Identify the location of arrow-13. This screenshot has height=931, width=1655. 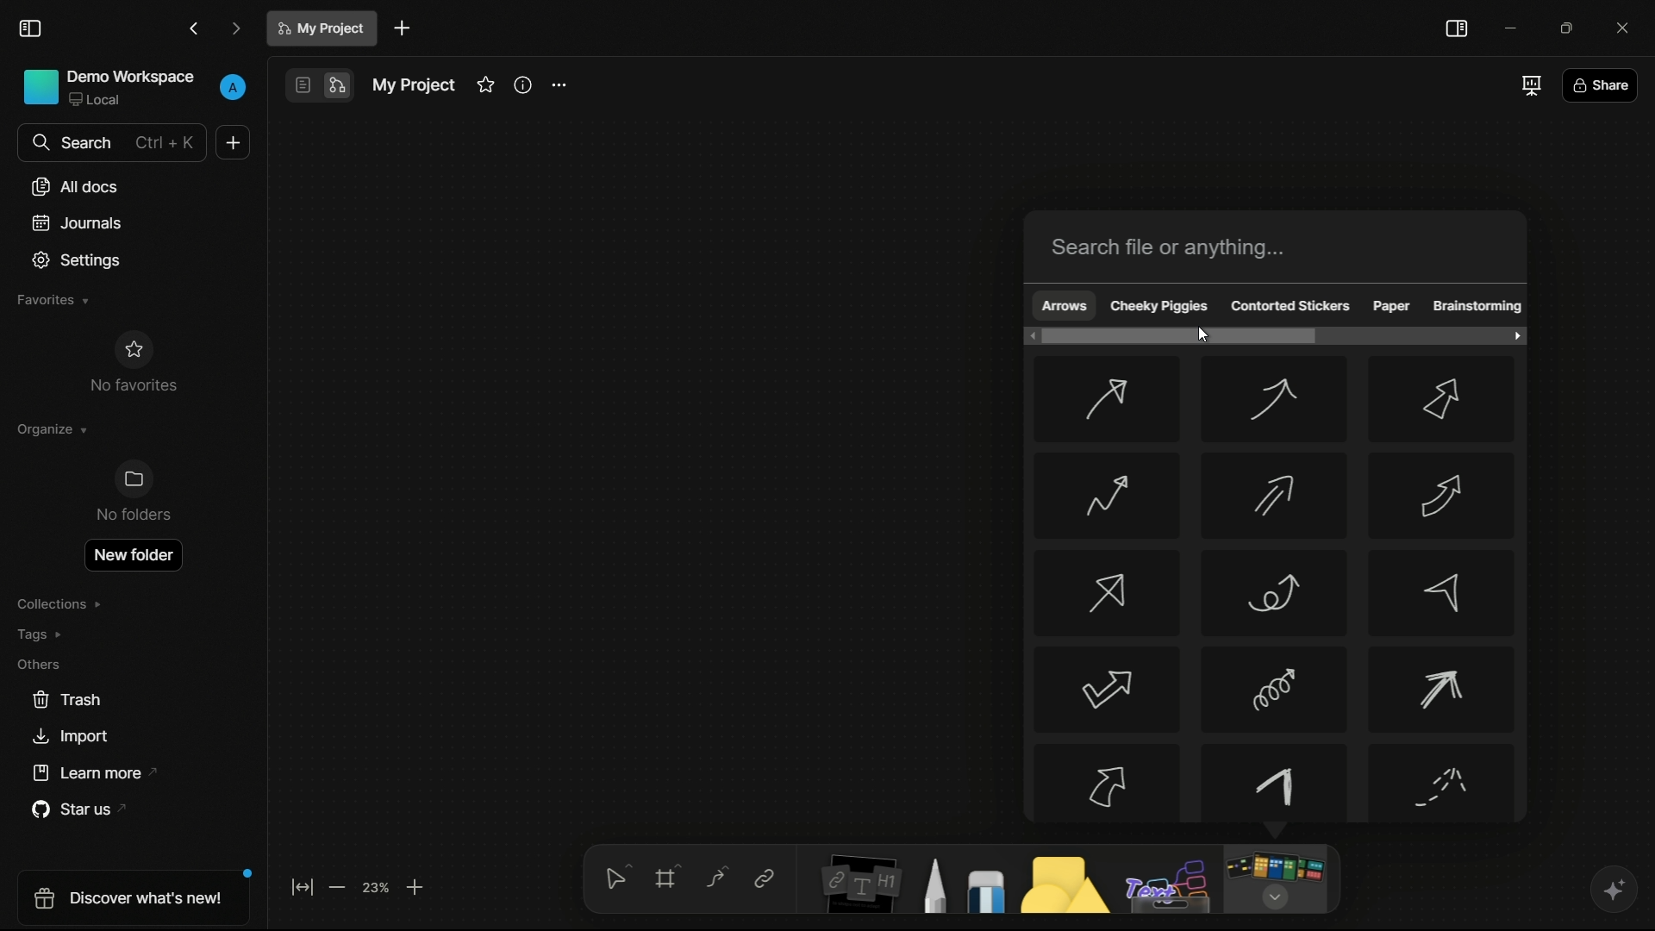
(1106, 782).